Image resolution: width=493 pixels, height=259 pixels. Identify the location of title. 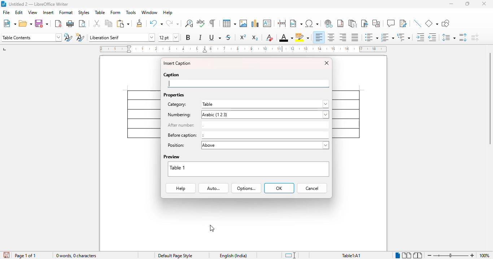
(39, 4).